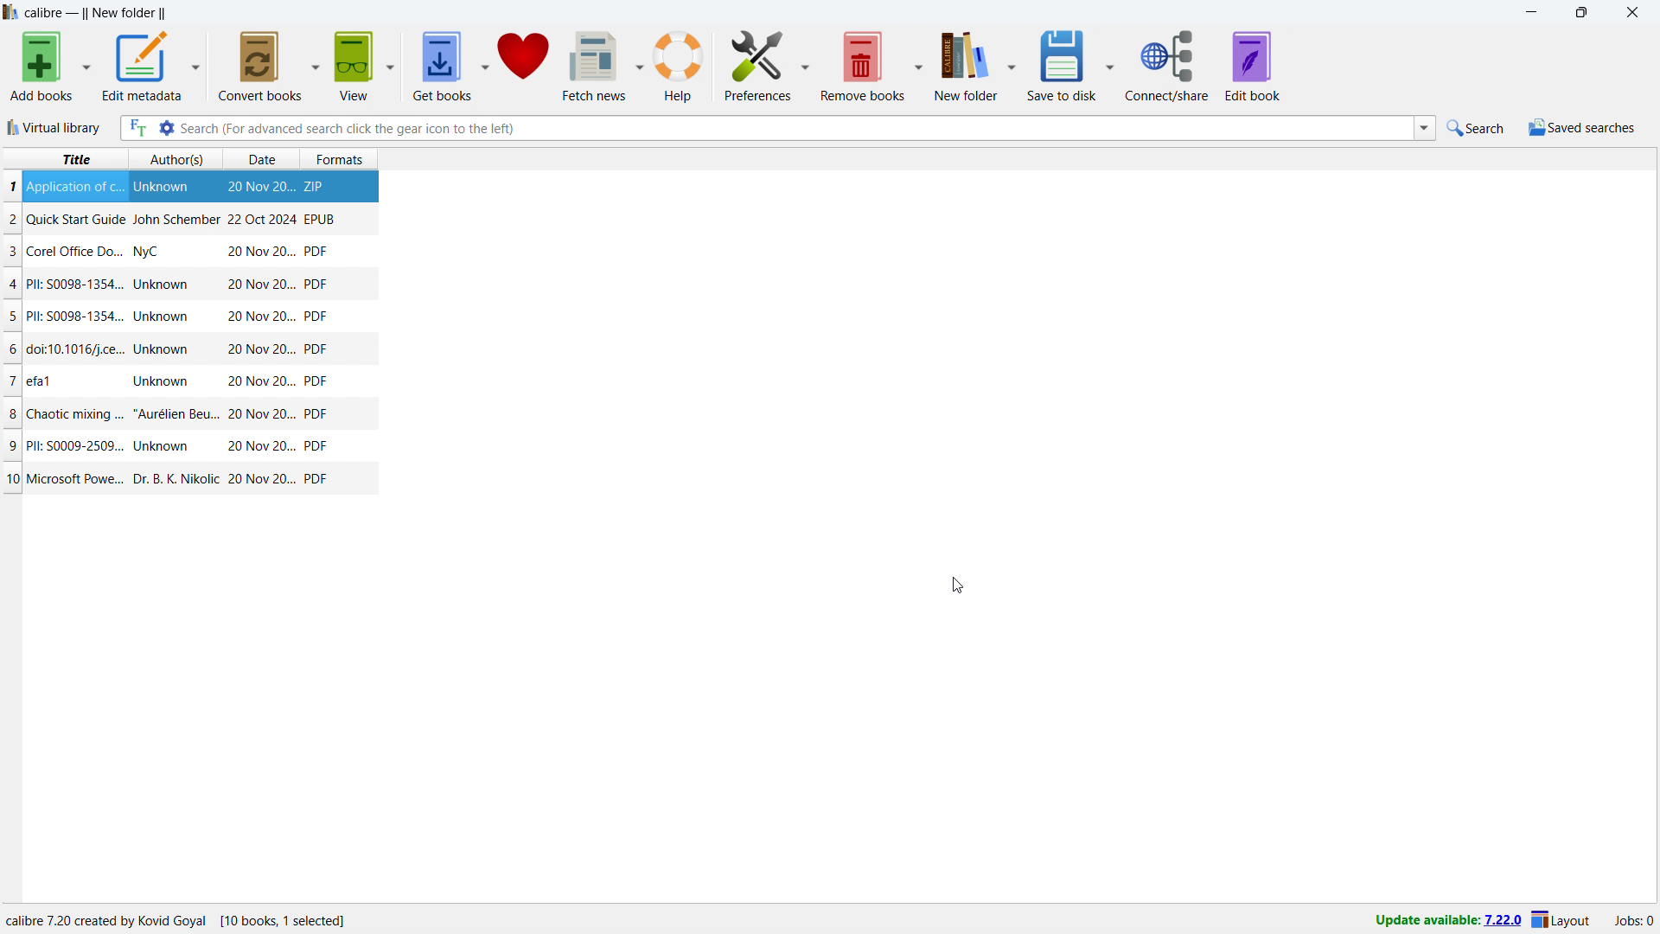 This screenshot has width=1660, height=934. I want to click on quick search, so click(1478, 128).